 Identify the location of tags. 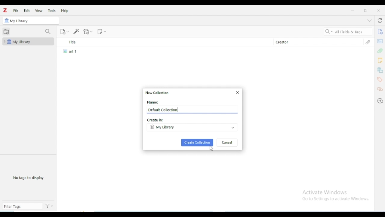
(380, 80).